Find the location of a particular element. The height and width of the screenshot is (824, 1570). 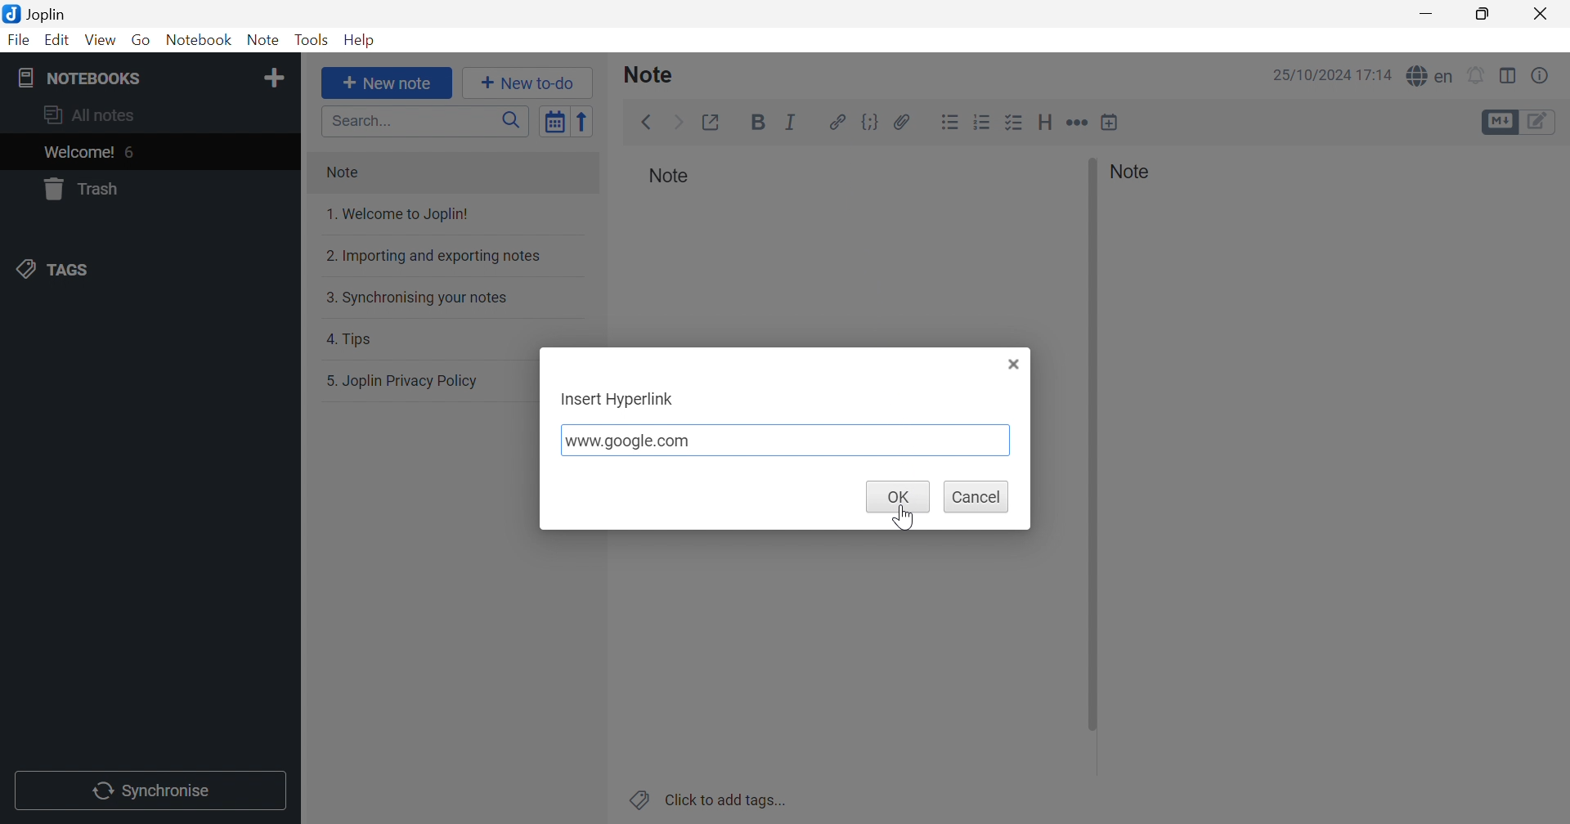

Note is located at coordinates (670, 179).